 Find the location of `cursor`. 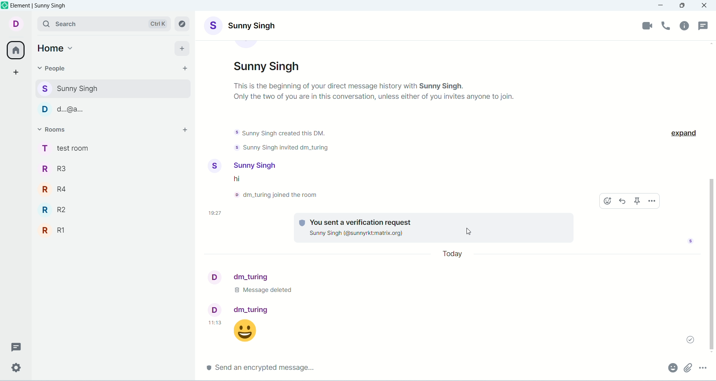

cursor is located at coordinates (468, 231).